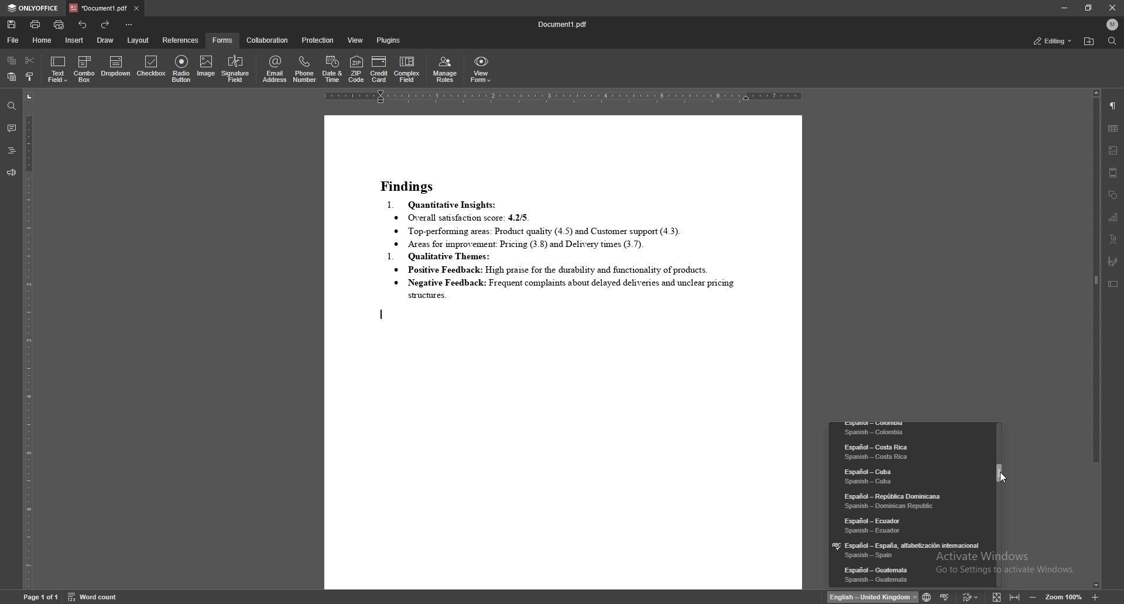 This screenshot has height=604, width=1124. Describe the element at coordinates (563, 352) in the screenshot. I see `document` at that location.